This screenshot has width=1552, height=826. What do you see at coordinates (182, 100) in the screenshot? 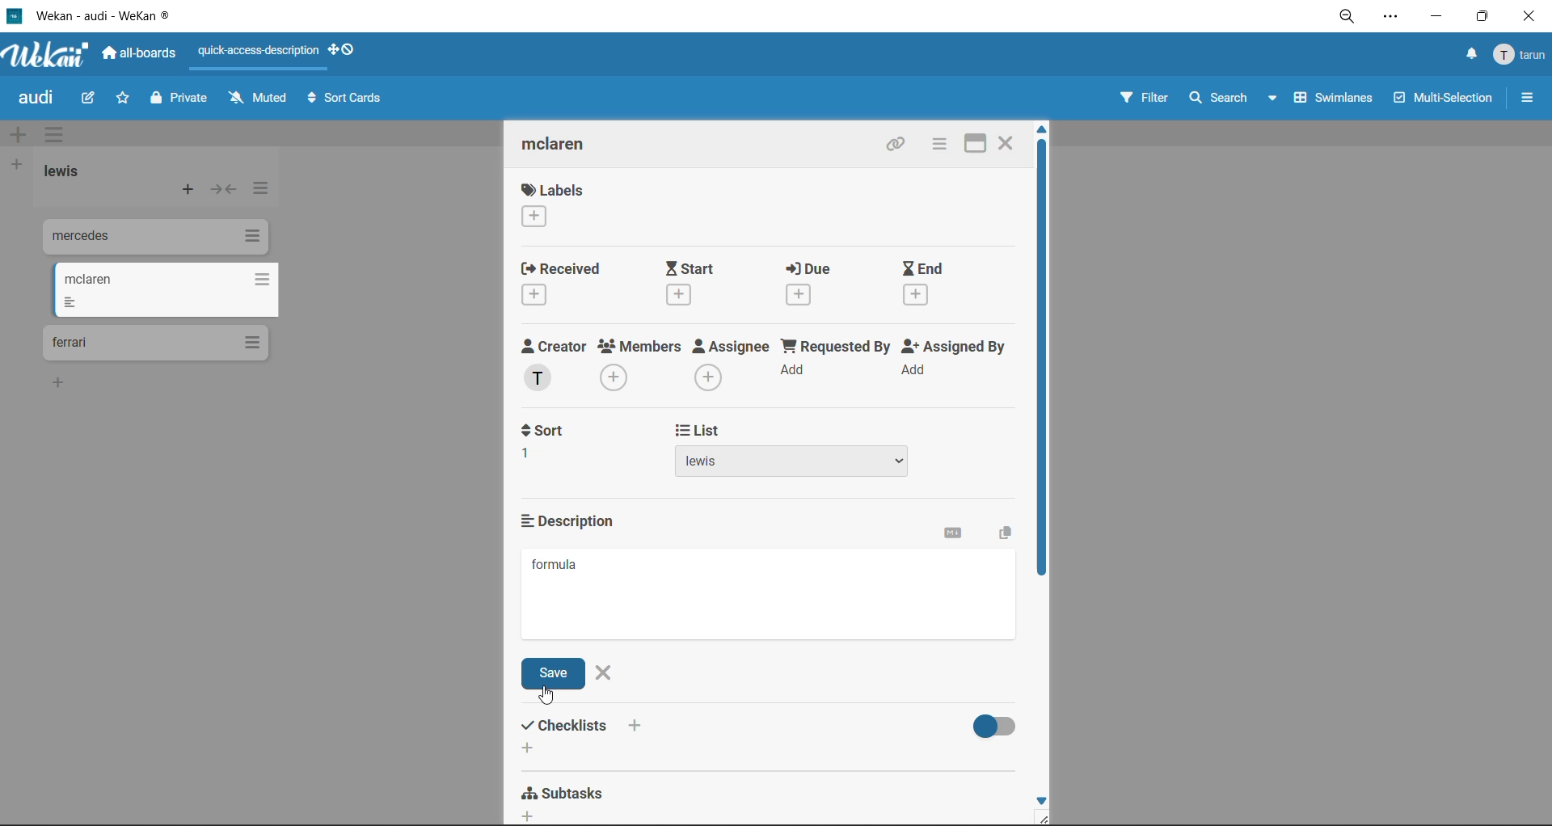
I see `private` at bounding box center [182, 100].